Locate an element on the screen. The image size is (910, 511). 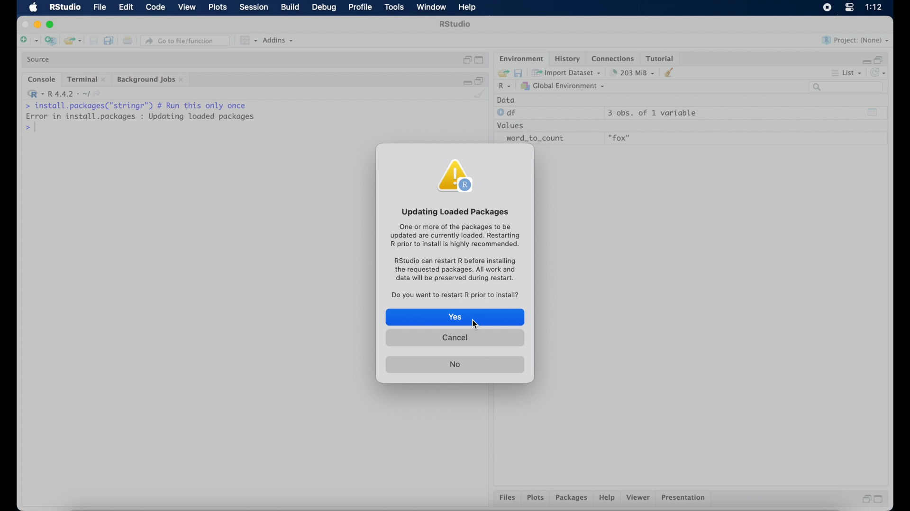
fox is located at coordinates (620, 138).